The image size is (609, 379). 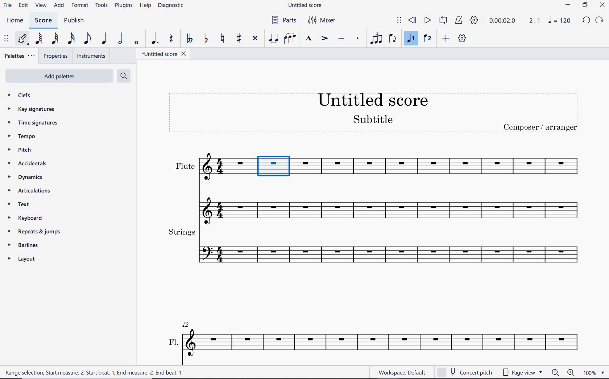 I want to click on PROPERTIES, so click(x=57, y=56).